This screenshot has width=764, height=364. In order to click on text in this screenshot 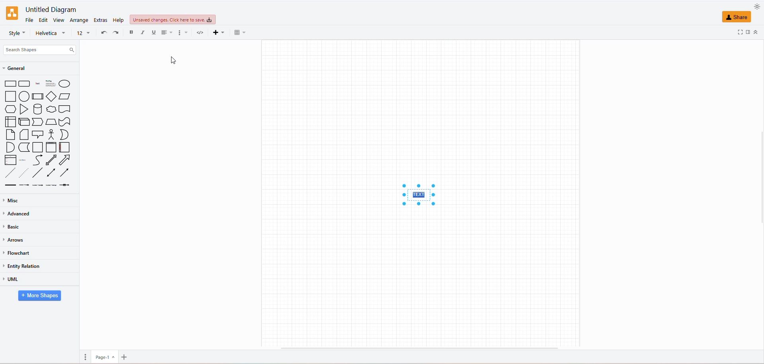, I will do `click(418, 194)`.